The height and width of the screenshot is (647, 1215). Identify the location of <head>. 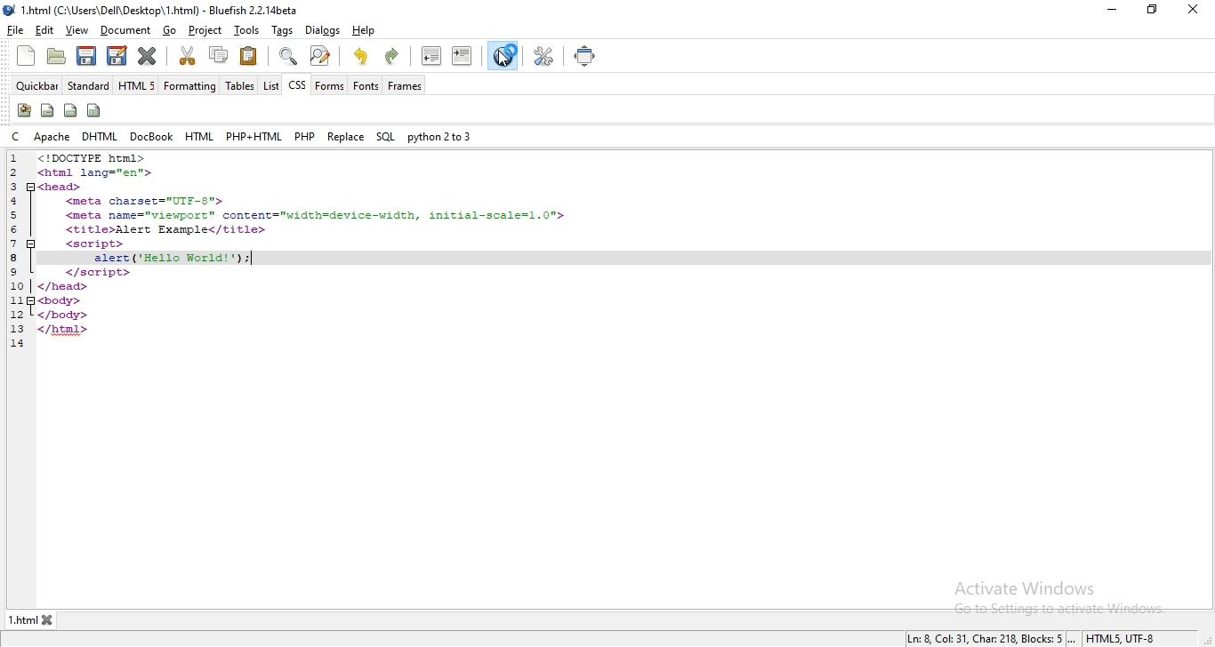
(61, 186).